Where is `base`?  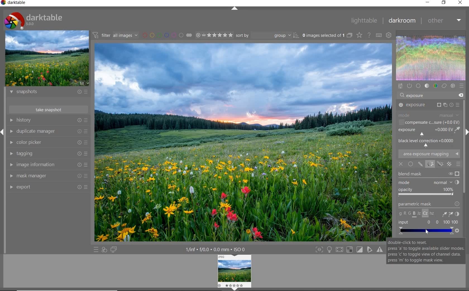 base is located at coordinates (419, 86).